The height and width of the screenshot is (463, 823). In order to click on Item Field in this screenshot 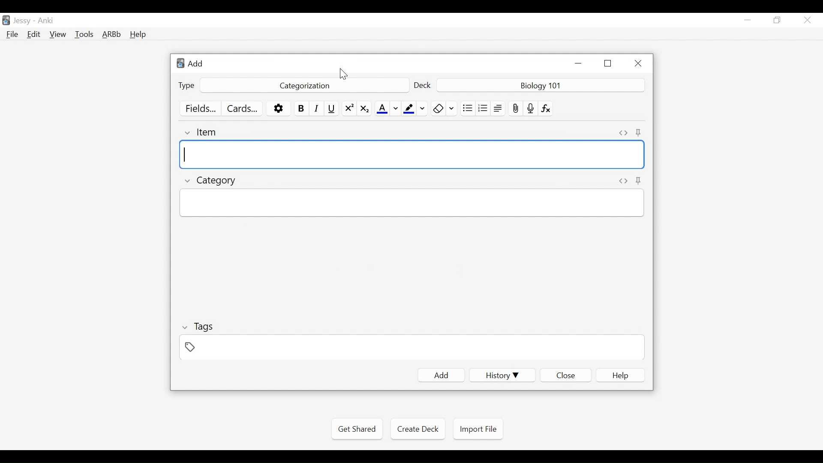, I will do `click(411, 154)`.